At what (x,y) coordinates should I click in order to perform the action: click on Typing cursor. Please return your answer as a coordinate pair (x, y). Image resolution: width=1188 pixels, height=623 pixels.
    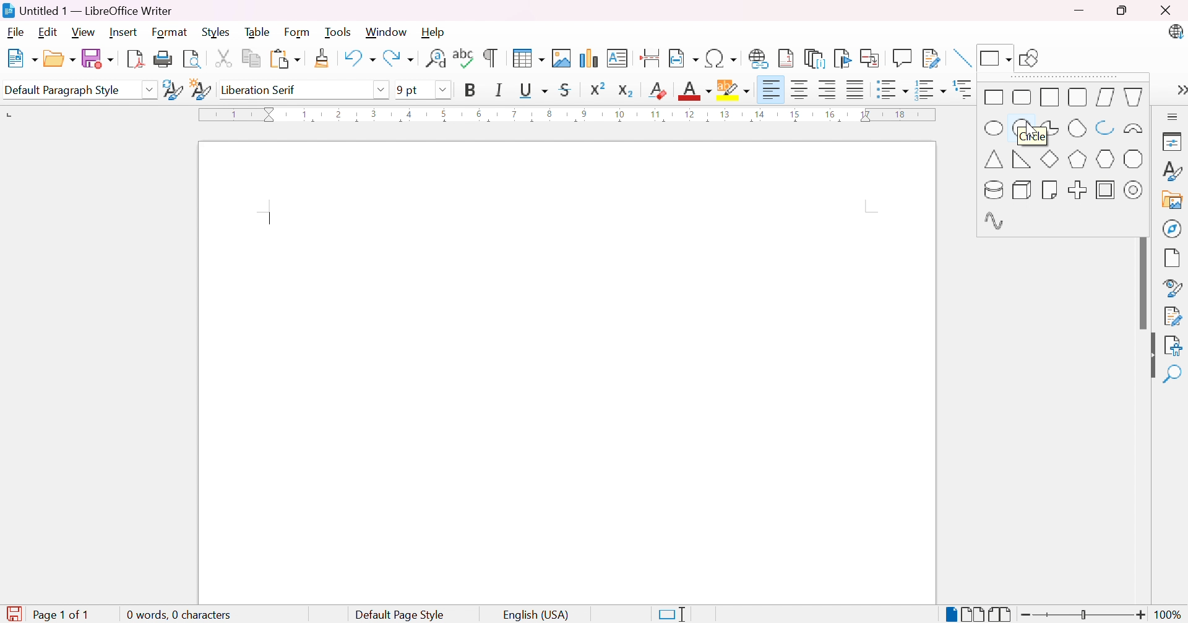
    Looking at the image, I should click on (270, 220).